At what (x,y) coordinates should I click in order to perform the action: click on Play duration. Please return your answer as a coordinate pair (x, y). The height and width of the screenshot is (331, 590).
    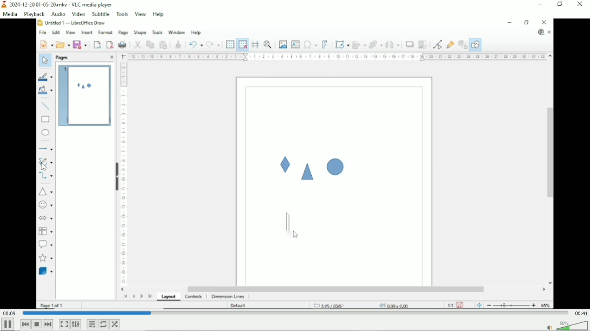
    Looking at the image, I should click on (295, 313).